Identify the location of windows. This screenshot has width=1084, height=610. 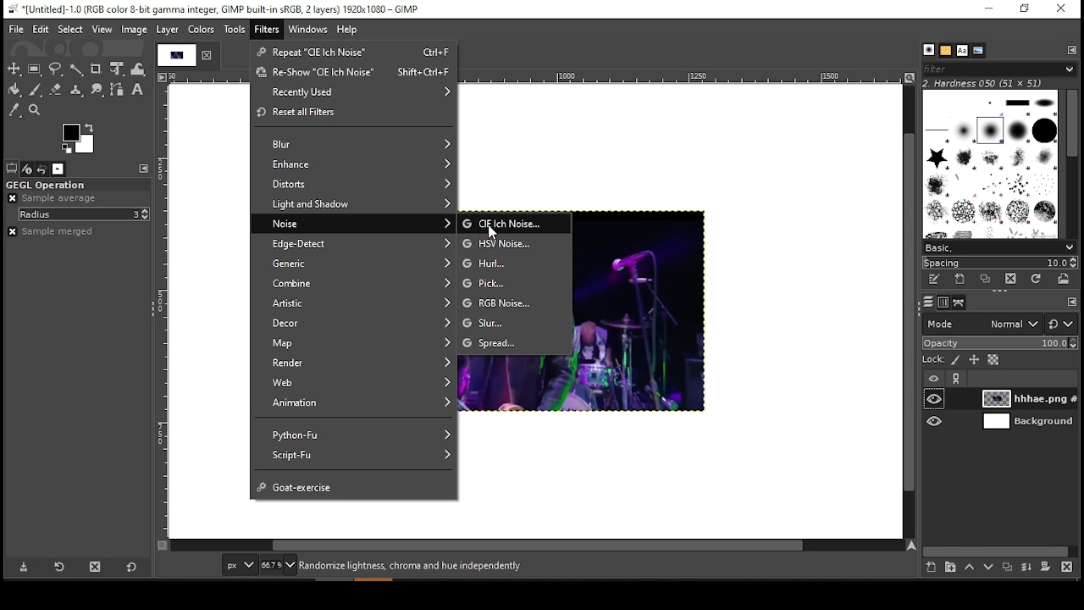
(309, 29).